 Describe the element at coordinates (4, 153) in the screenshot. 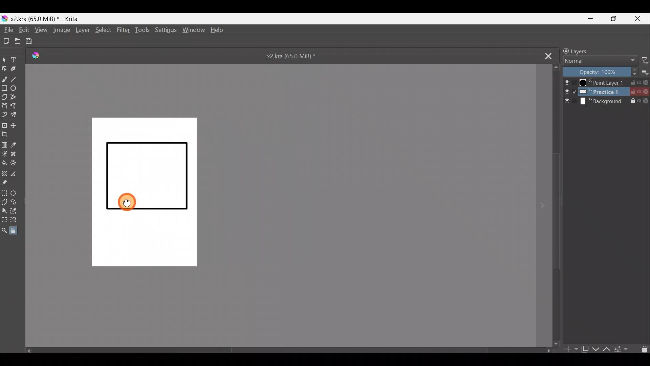

I see `Colourise mask tool` at that location.